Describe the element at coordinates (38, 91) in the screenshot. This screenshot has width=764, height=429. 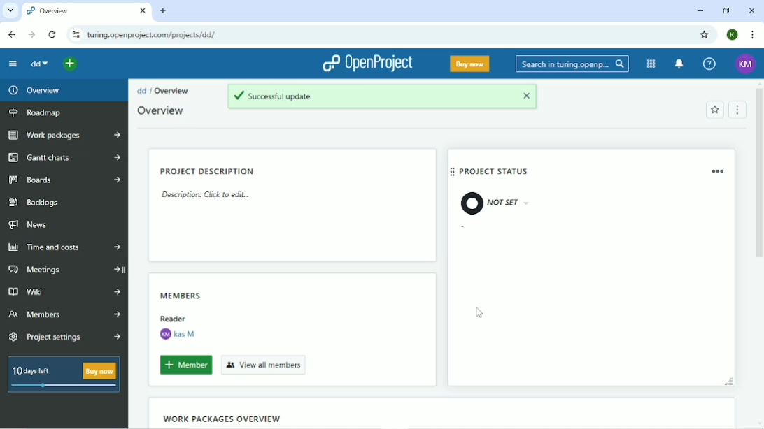
I see `Overview` at that location.